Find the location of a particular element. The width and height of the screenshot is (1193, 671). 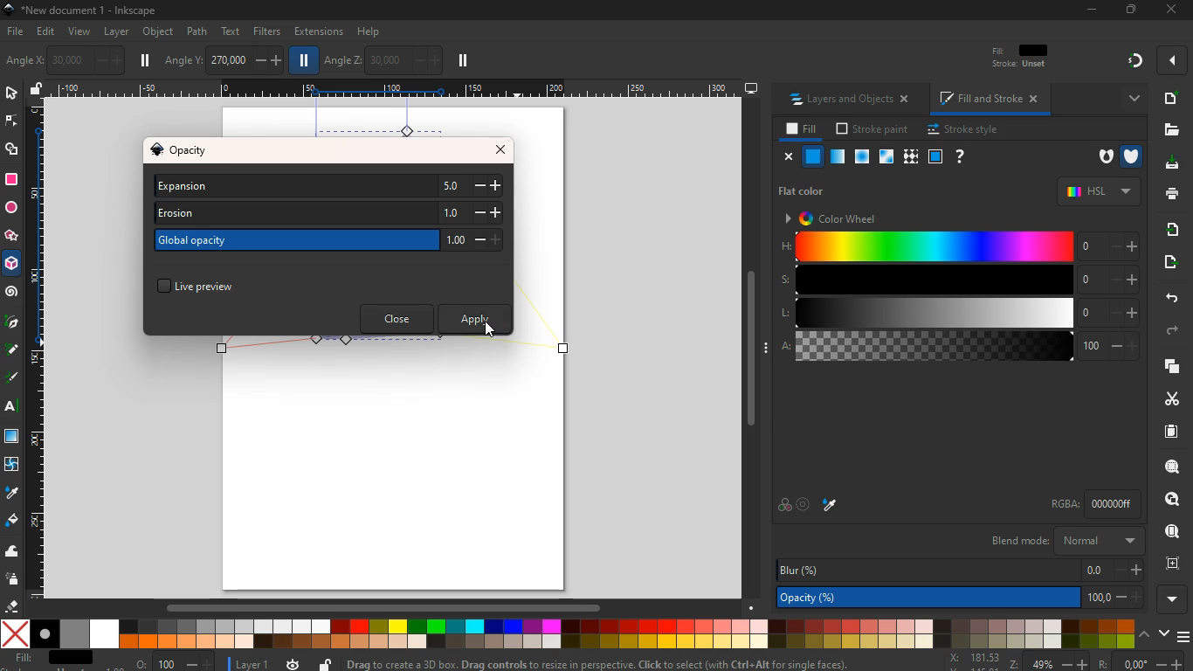

draw is located at coordinates (12, 381).